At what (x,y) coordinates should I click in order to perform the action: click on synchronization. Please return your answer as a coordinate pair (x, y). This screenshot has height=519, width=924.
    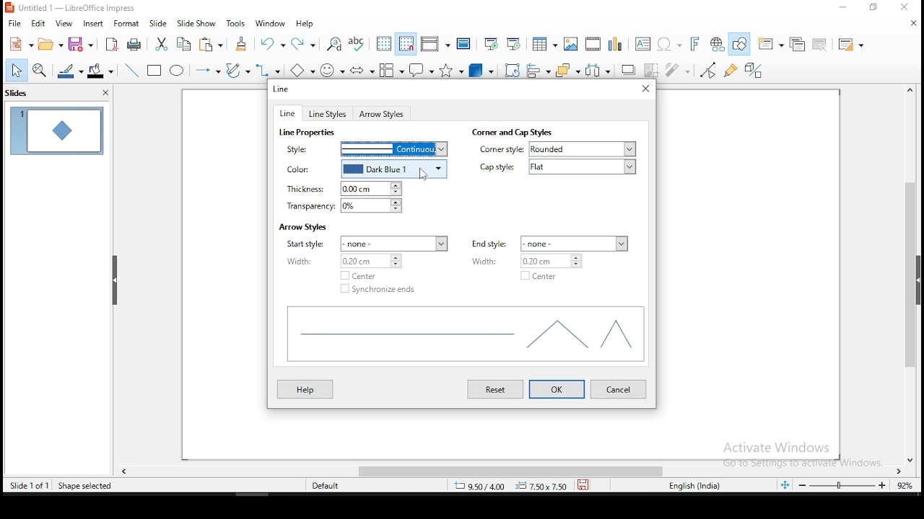
    Looking at the image, I should click on (381, 289).